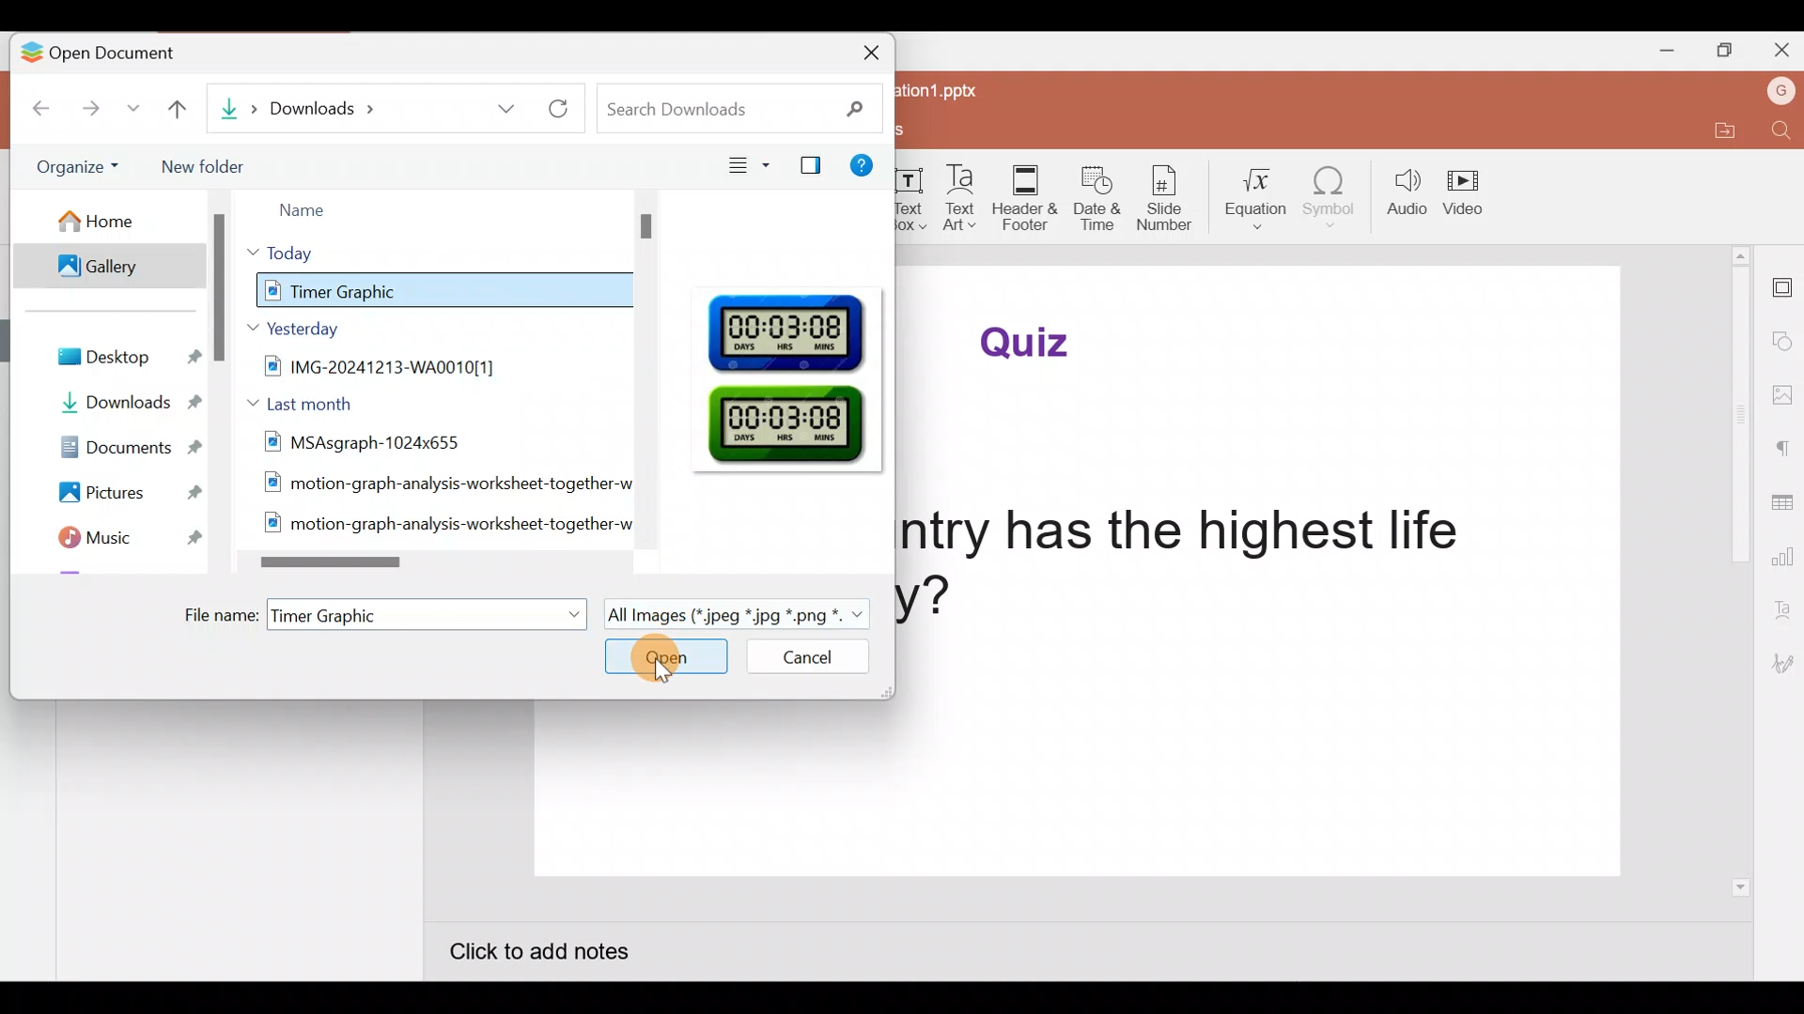 The height and width of the screenshot is (1014, 1804). What do you see at coordinates (1663, 49) in the screenshot?
I see `Minimize` at bounding box center [1663, 49].